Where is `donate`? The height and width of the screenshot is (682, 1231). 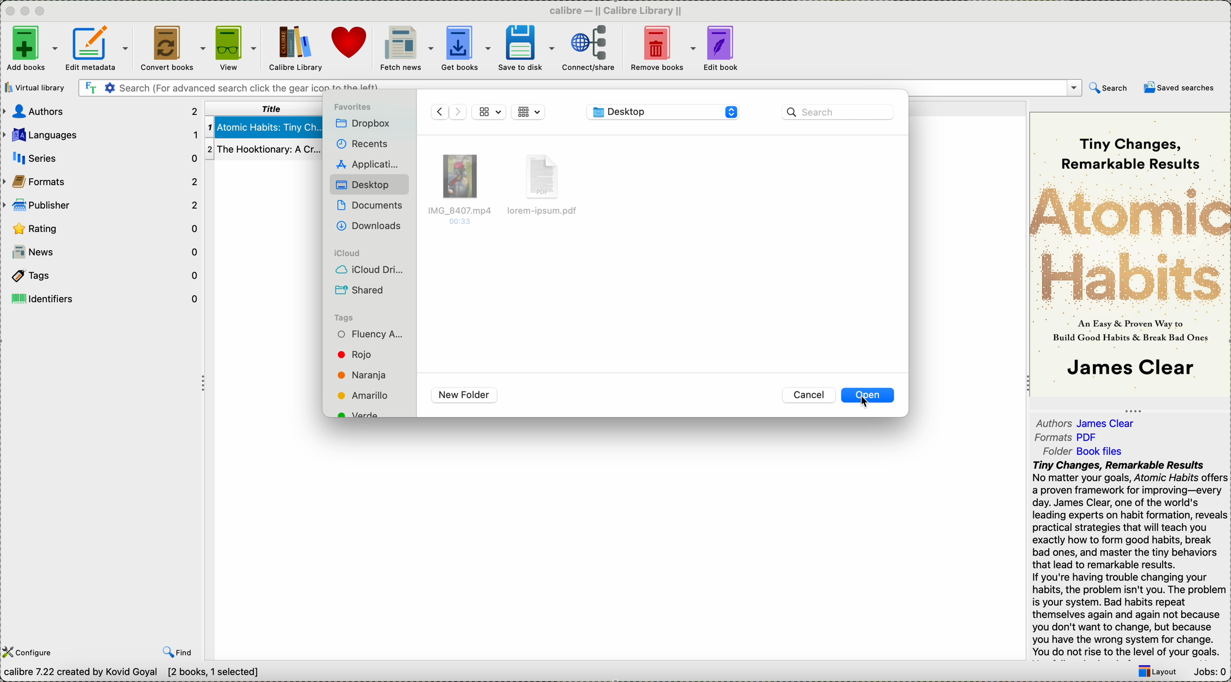 donate is located at coordinates (352, 45).